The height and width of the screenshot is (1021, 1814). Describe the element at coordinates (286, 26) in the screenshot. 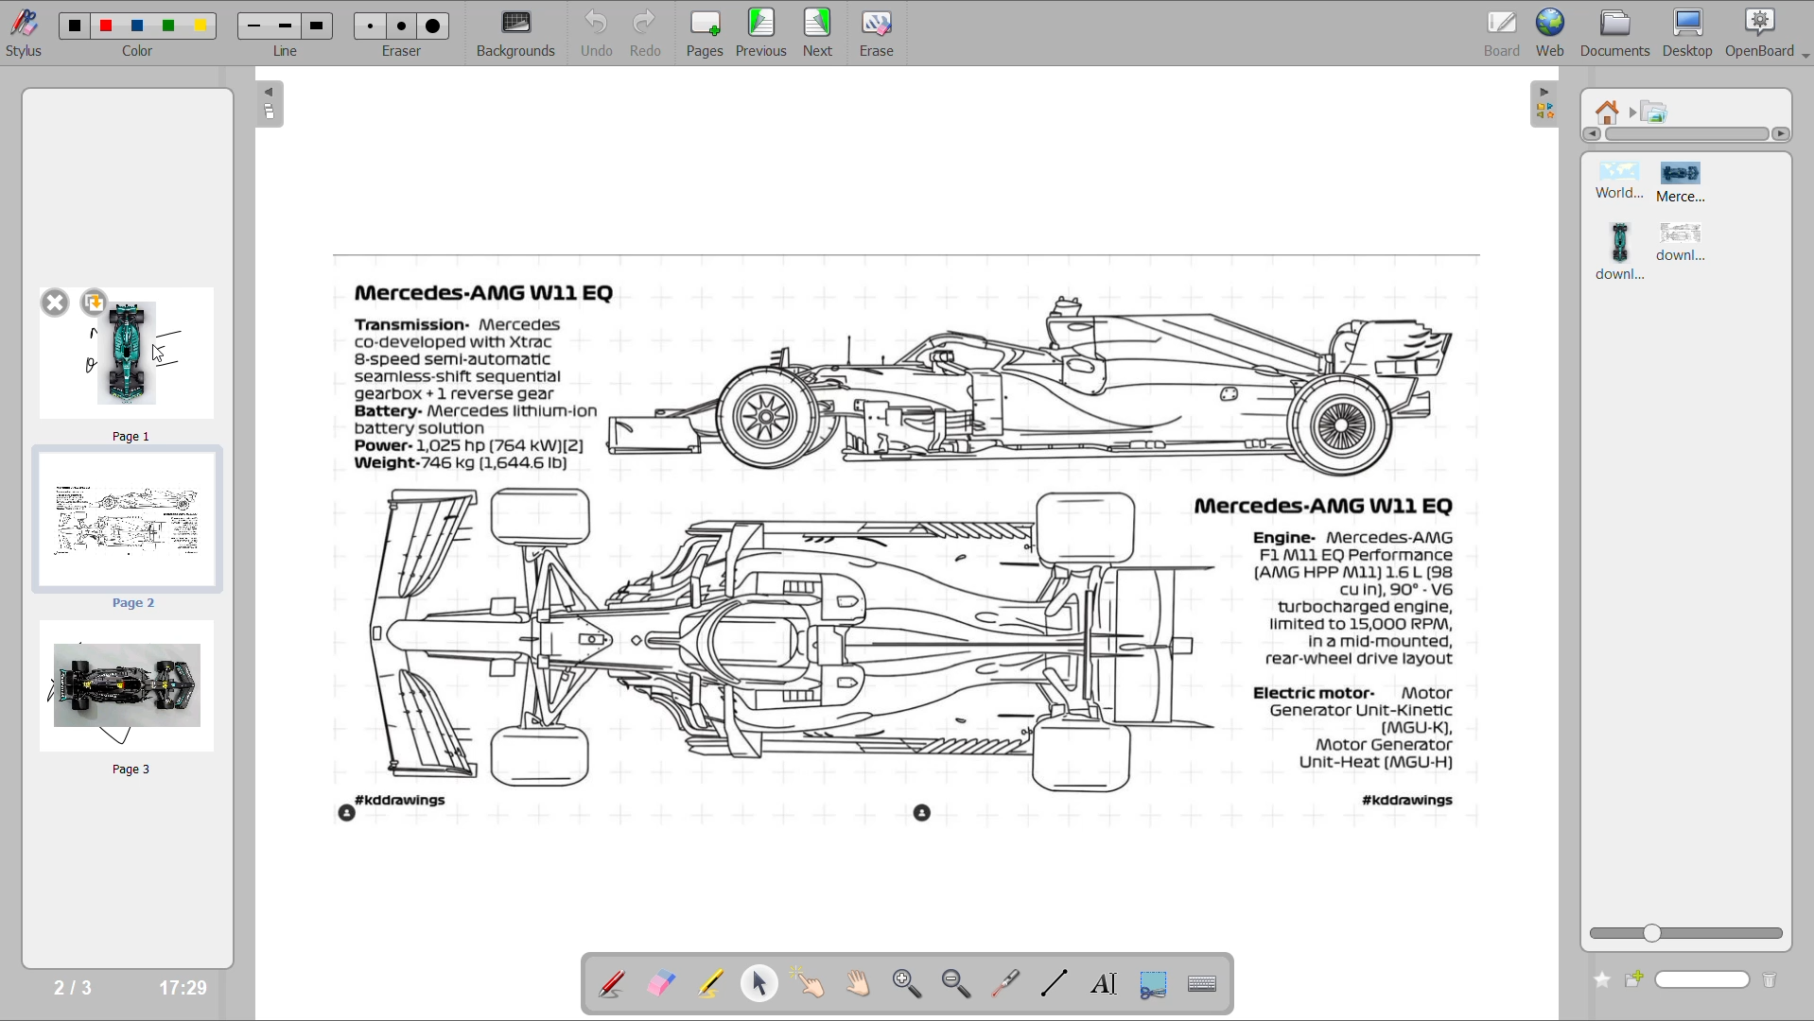

I see `medium line` at that location.